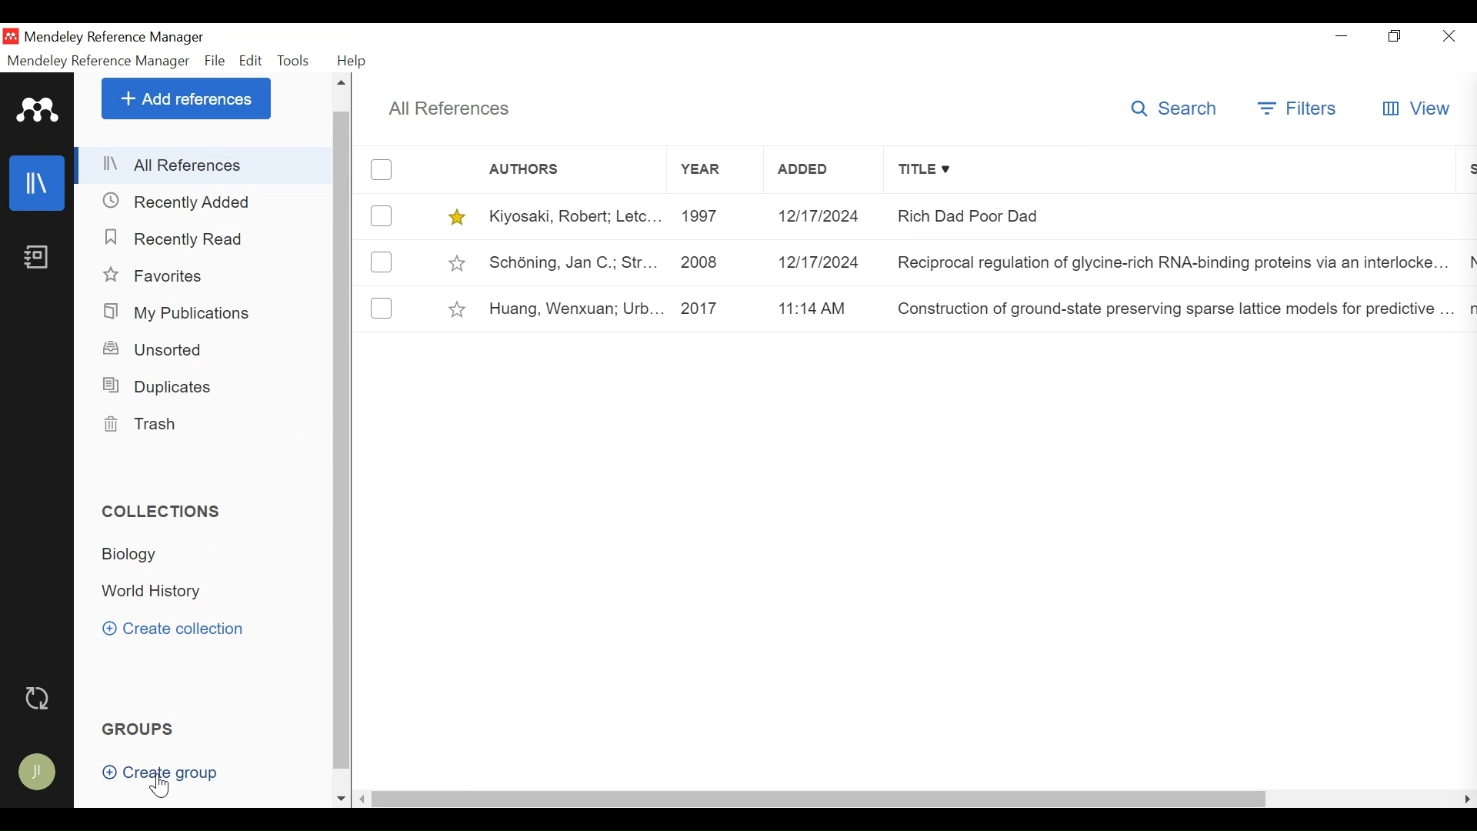 Image resolution: width=1477 pixels, height=831 pixels. What do you see at coordinates (575, 262) in the screenshot?
I see `Schéning, Jan C.; Str...` at bounding box center [575, 262].